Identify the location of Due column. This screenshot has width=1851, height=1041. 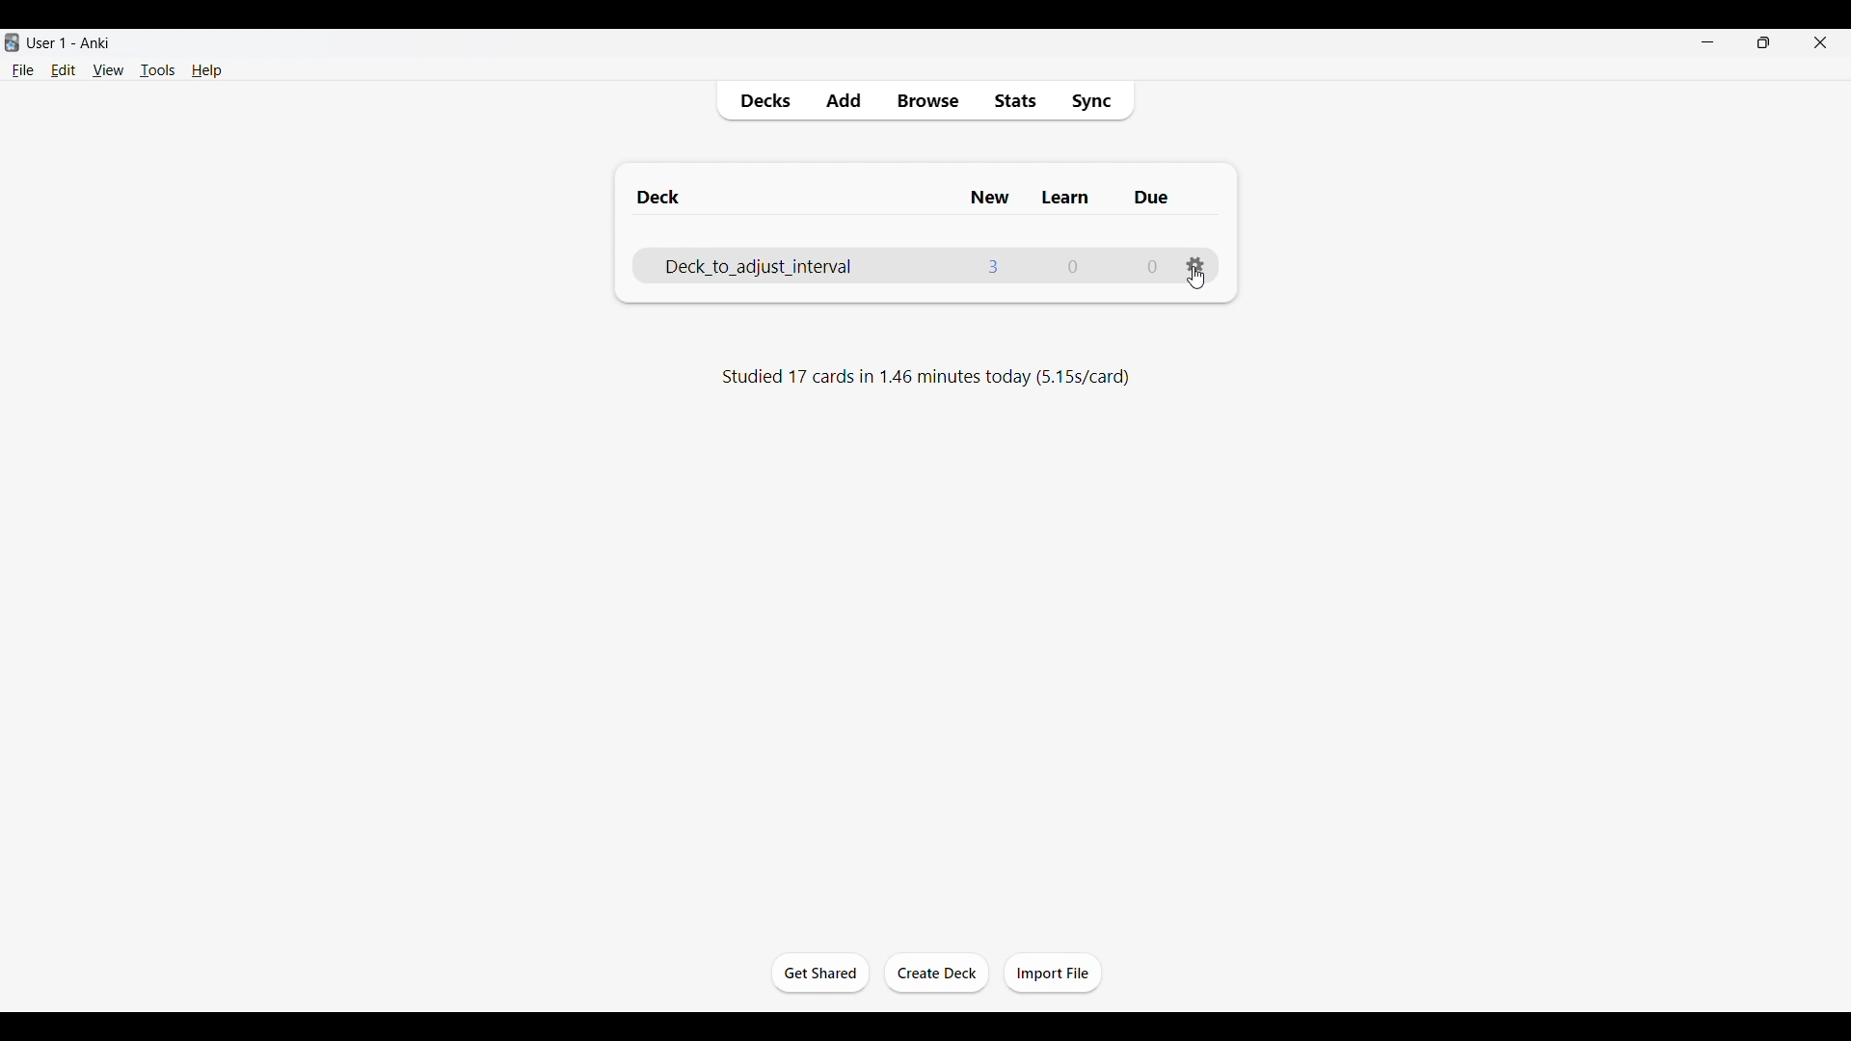
(1151, 200).